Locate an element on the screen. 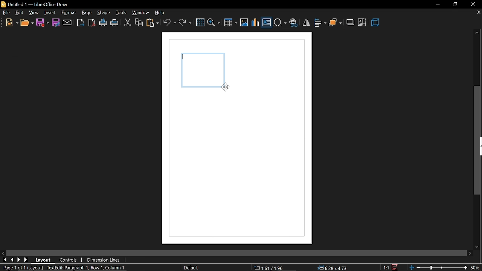 The width and height of the screenshot is (482, 271). zoom is located at coordinates (214, 22).